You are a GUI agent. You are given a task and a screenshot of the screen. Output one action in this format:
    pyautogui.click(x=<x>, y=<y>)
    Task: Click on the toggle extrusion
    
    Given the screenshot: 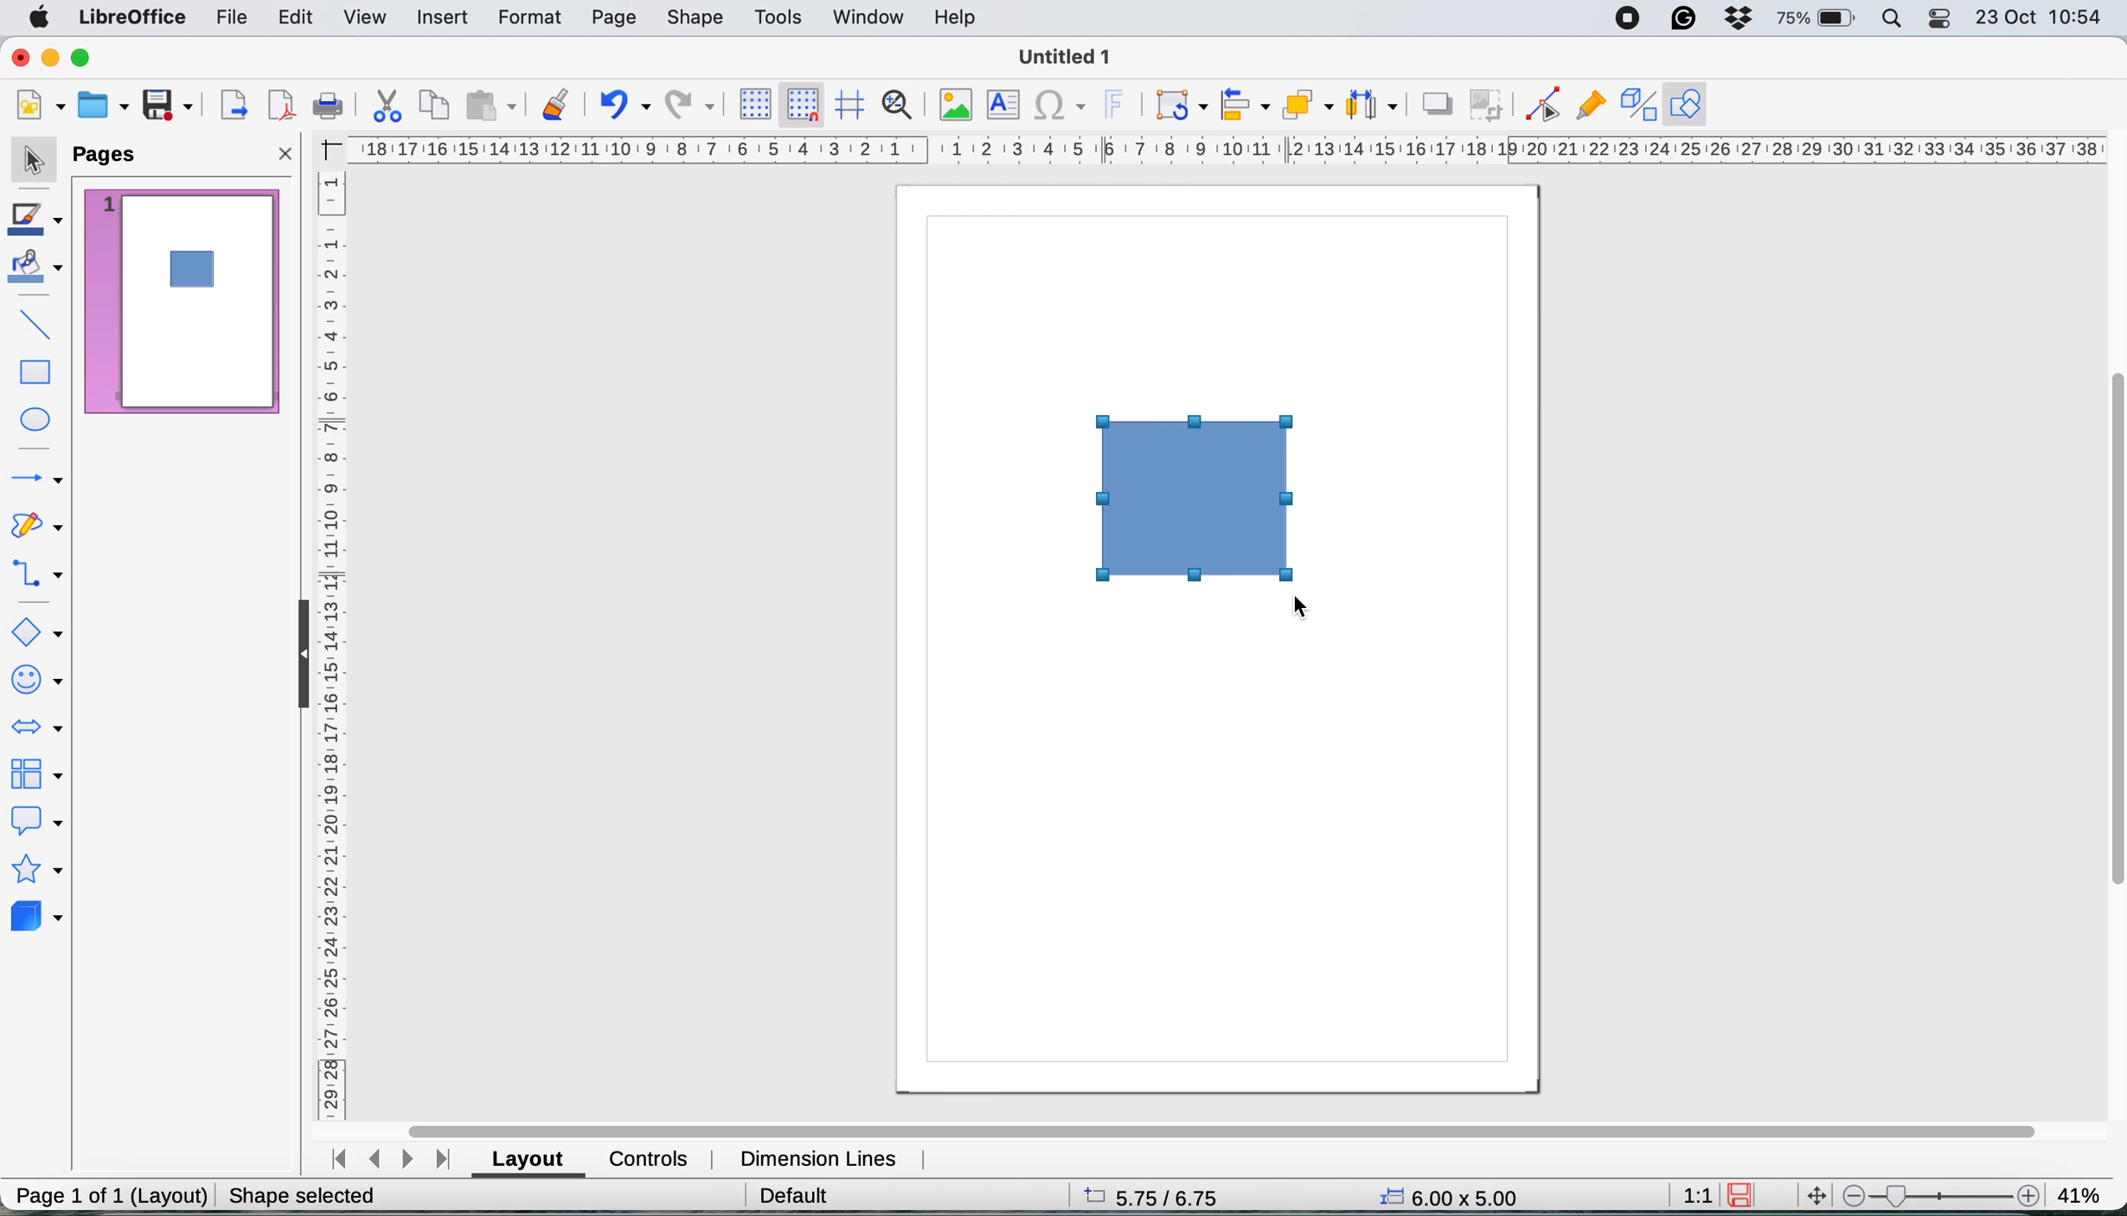 What is the action you would take?
    pyautogui.click(x=1634, y=106)
    